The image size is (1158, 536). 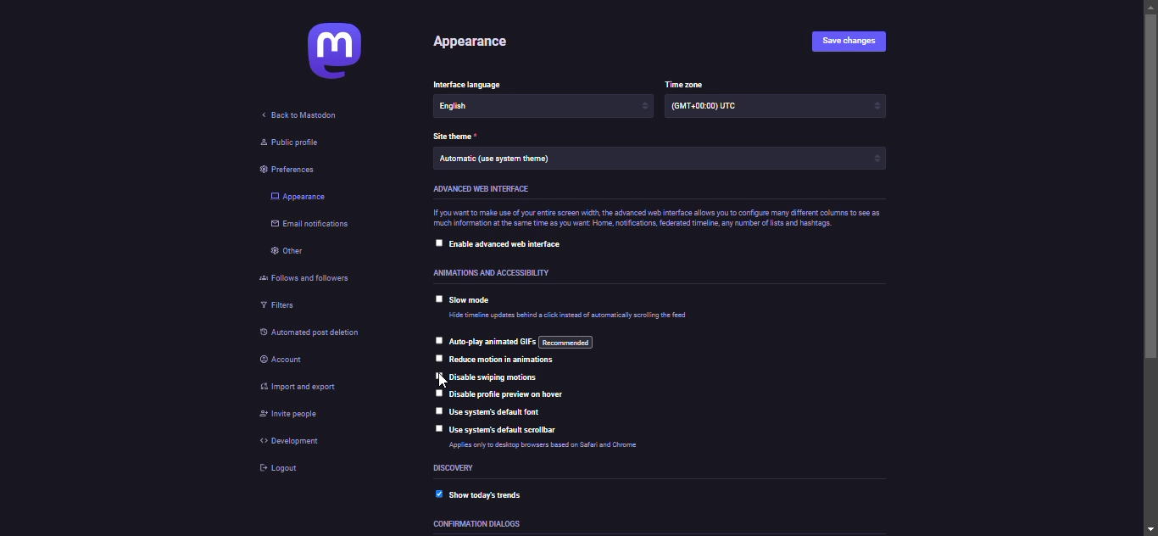 What do you see at coordinates (454, 135) in the screenshot?
I see `theme` at bounding box center [454, 135].